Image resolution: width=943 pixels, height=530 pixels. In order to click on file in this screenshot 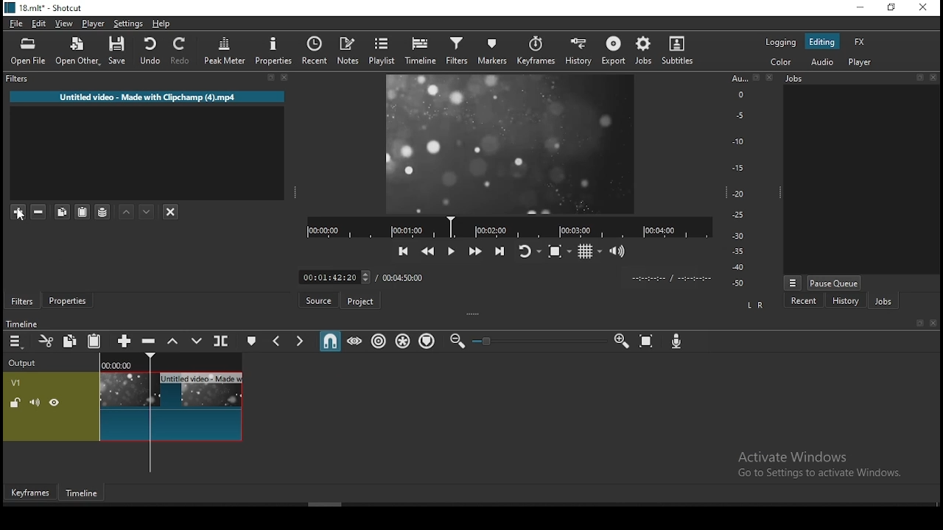, I will do `click(16, 24)`.